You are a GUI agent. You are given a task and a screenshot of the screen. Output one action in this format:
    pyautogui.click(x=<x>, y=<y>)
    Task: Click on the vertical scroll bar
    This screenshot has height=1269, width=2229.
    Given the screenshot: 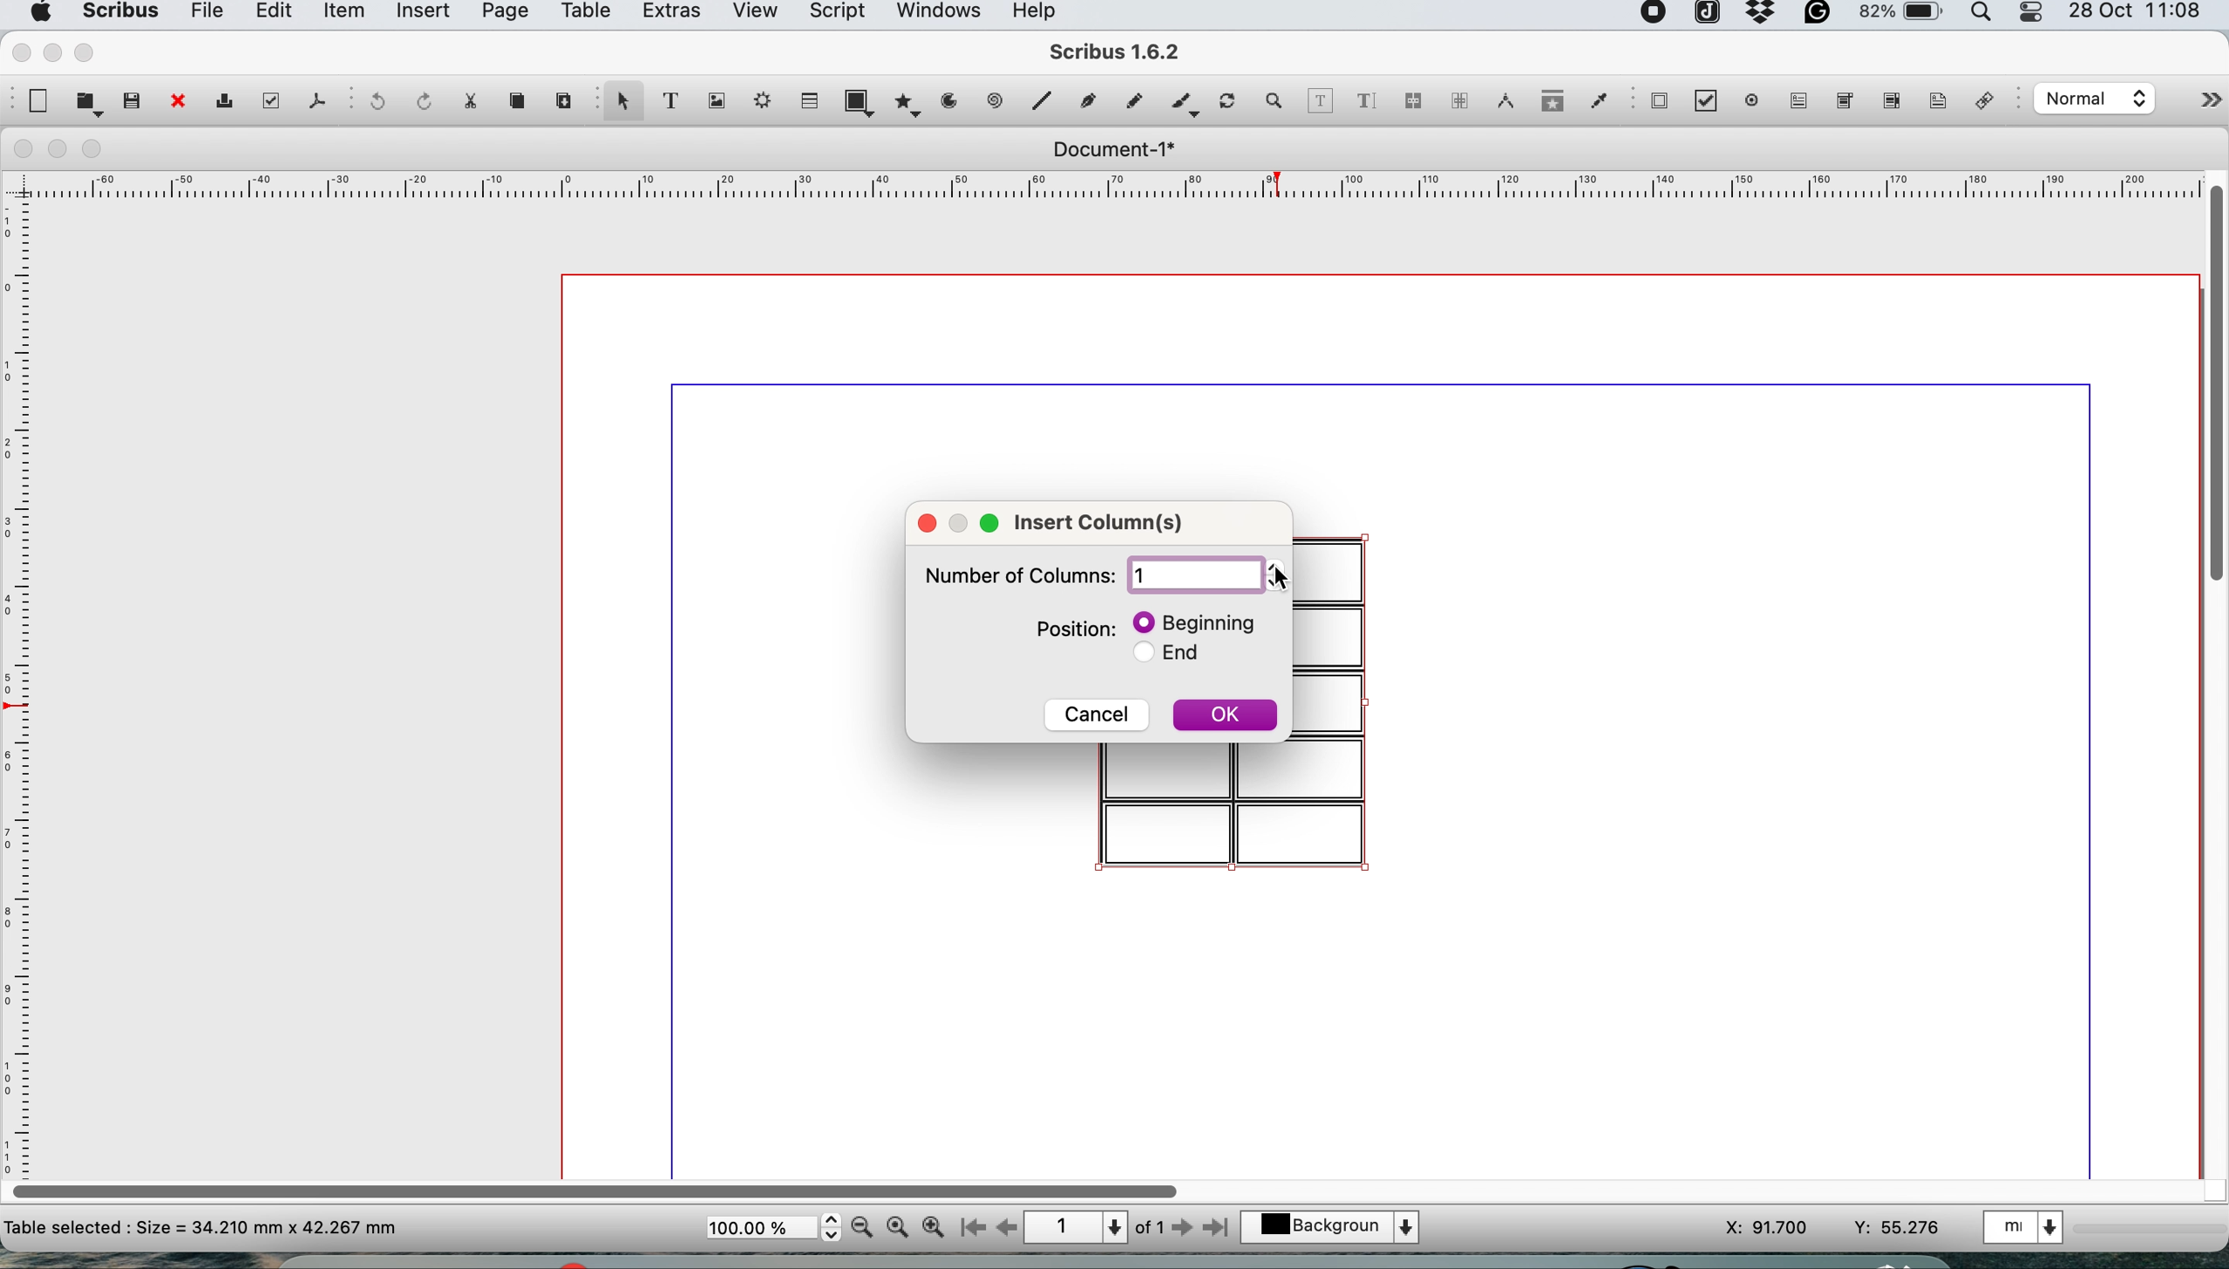 What is the action you would take?
    pyautogui.click(x=2213, y=379)
    